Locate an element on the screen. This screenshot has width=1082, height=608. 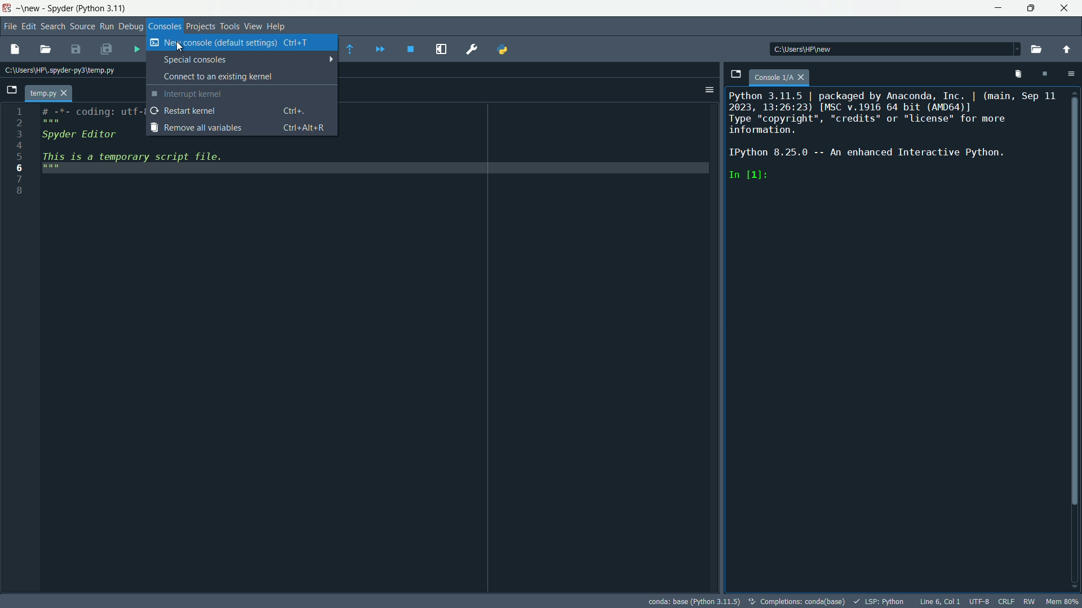
Crusor is located at coordinates (181, 47).